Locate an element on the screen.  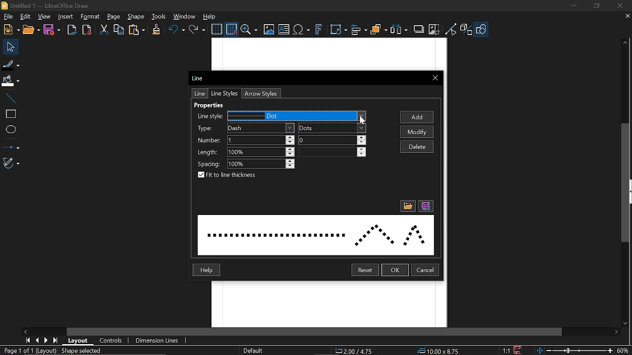
New is located at coordinates (10, 30).